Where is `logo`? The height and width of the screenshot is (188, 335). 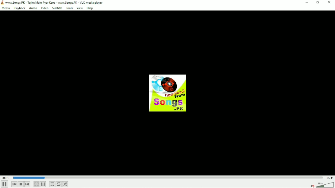 logo is located at coordinates (3, 2).